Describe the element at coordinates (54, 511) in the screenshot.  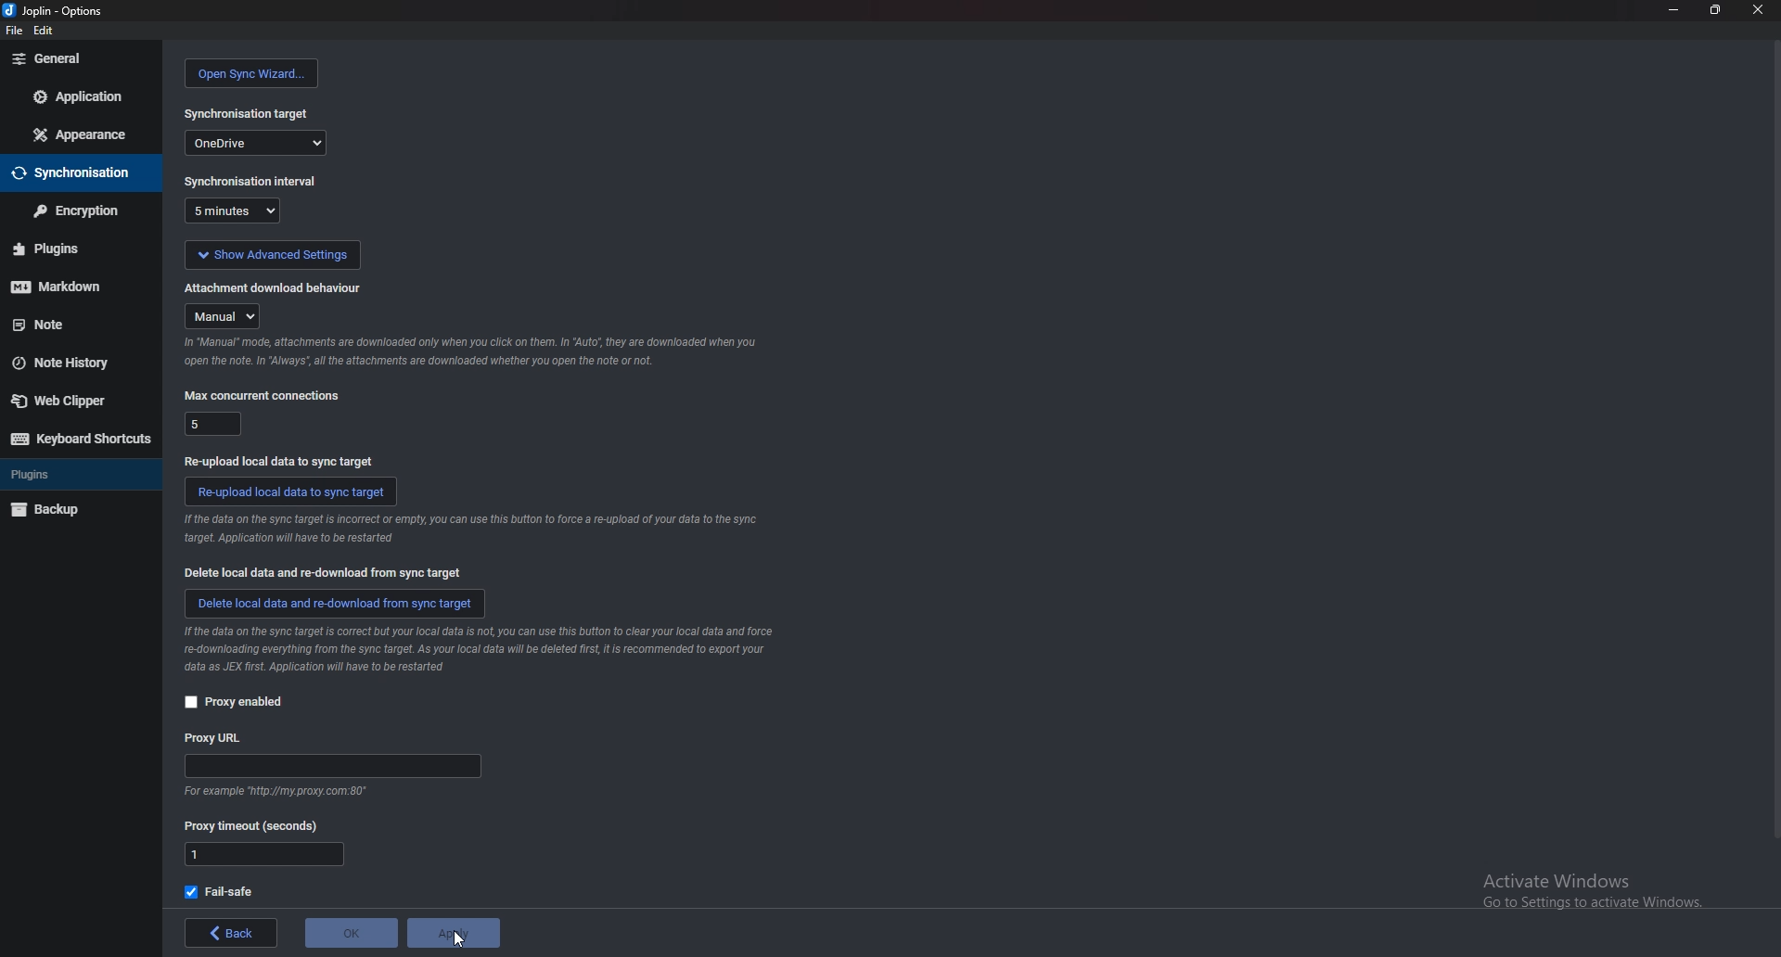
I see `backup` at that location.